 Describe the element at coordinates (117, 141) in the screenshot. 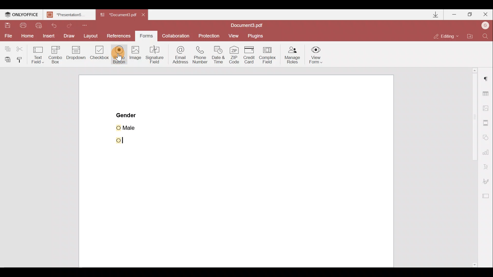

I see `Cursor` at that location.